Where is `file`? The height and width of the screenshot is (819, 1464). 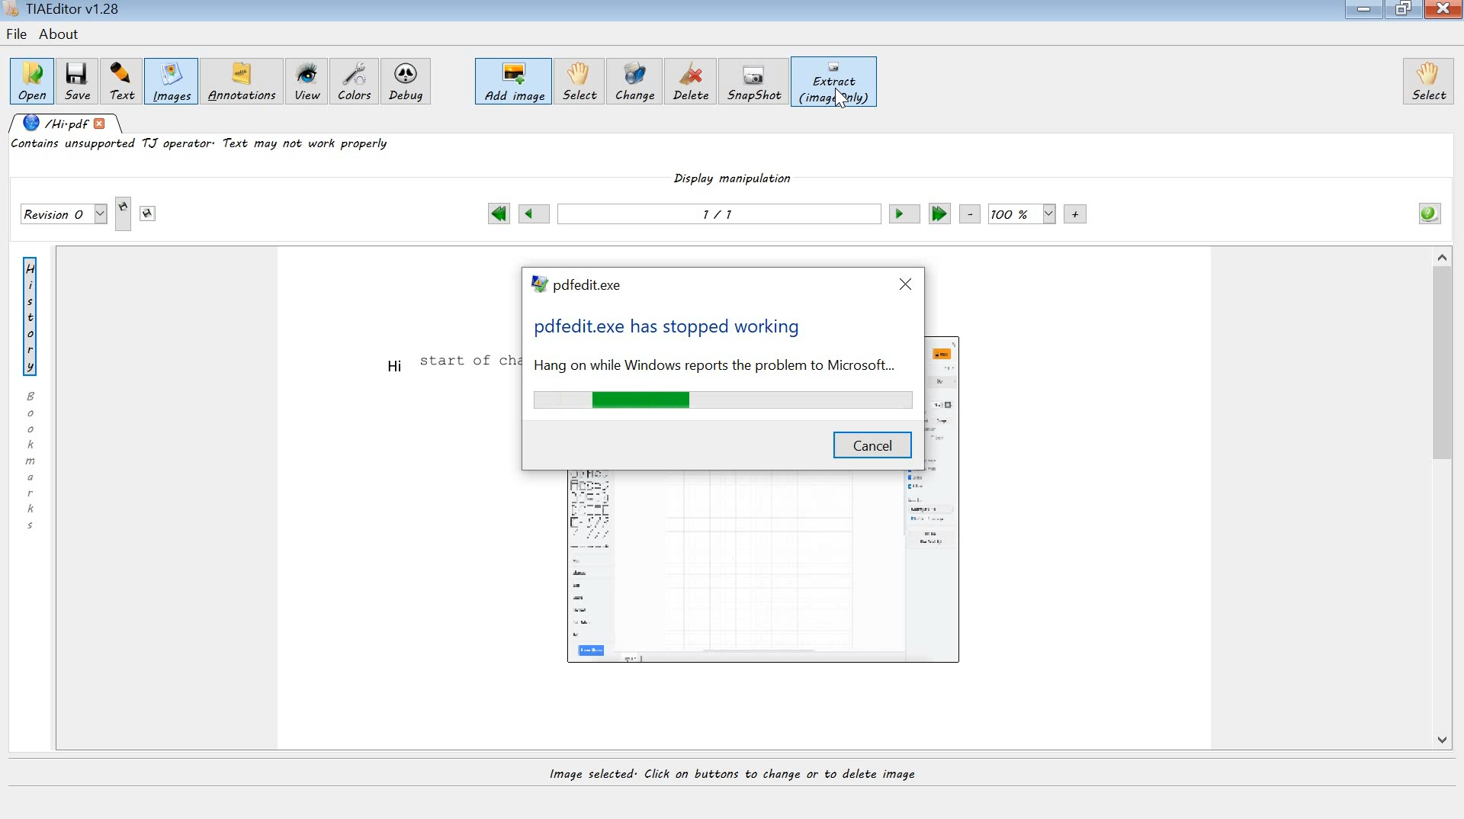 file is located at coordinates (16, 34).